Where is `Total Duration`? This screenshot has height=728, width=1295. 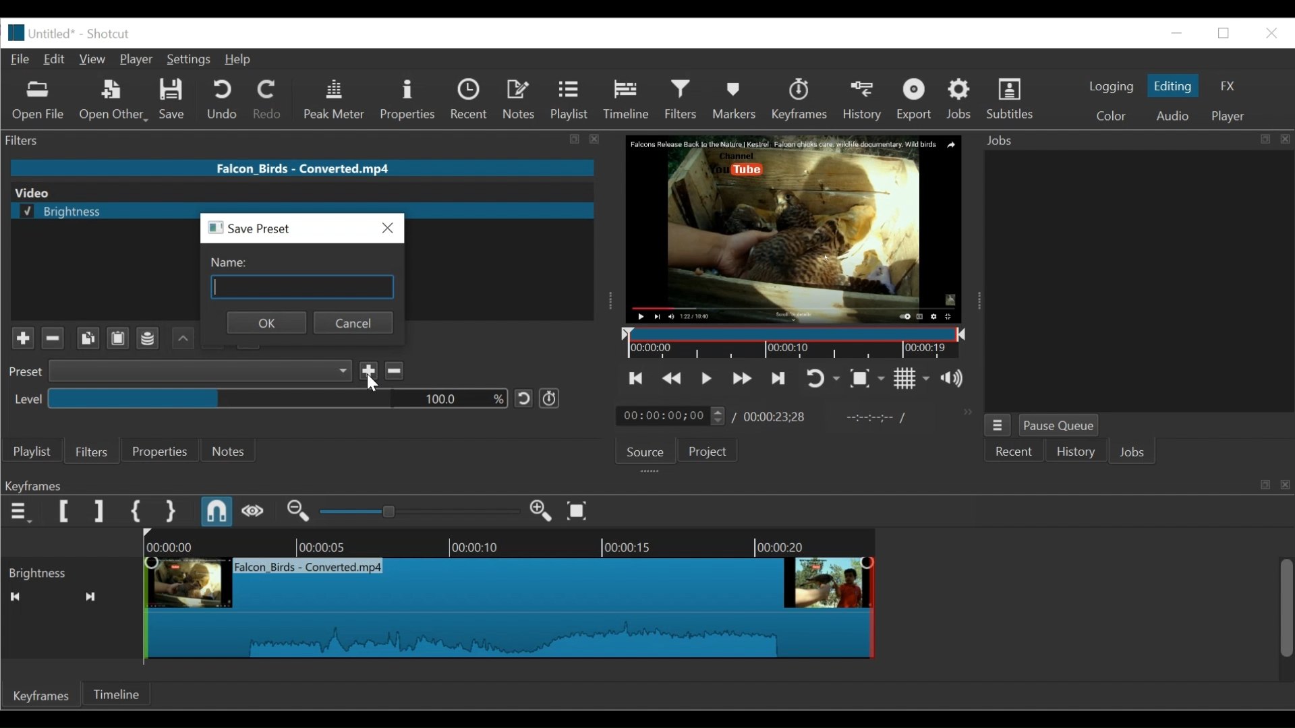
Total Duration is located at coordinates (775, 417).